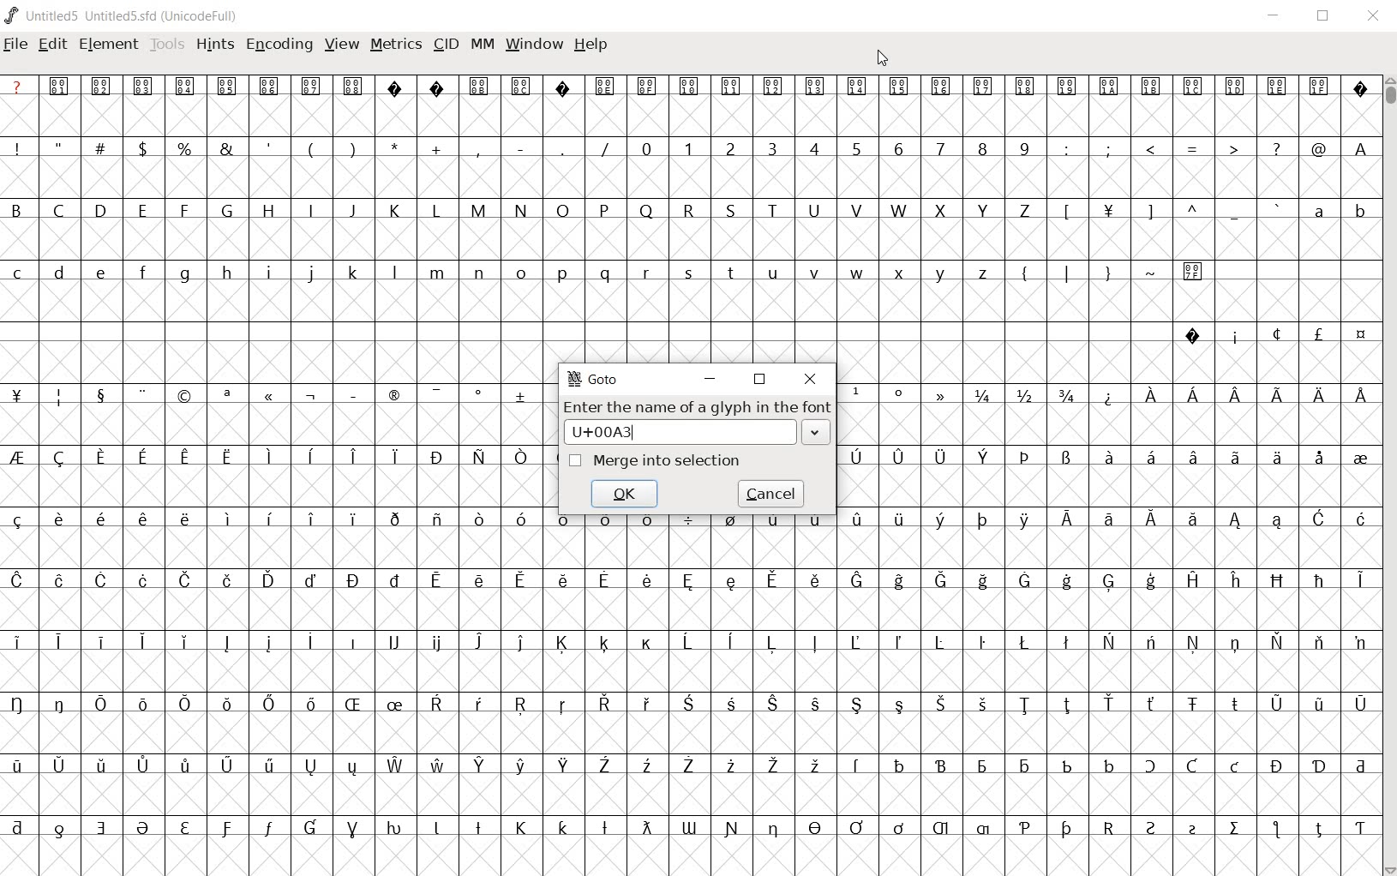 The width and height of the screenshot is (1397, 876). Describe the element at coordinates (522, 459) in the screenshot. I see `Symbol` at that location.